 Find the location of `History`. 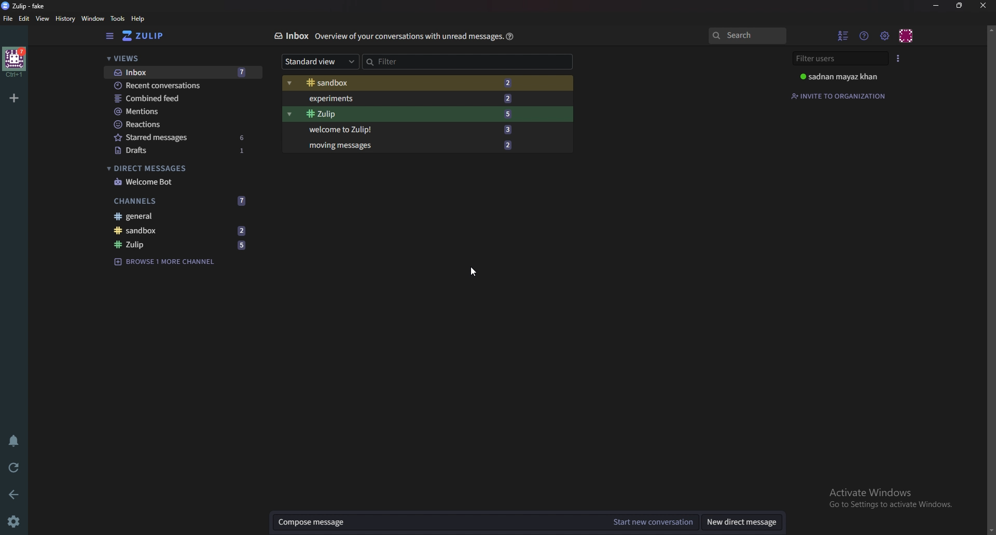

History is located at coordinates (65, 20).